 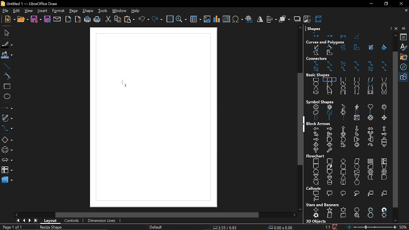 What do you see at coordinates (297, 19) in the screenshot?
I see `shadow` at bounding box center [297, 19].